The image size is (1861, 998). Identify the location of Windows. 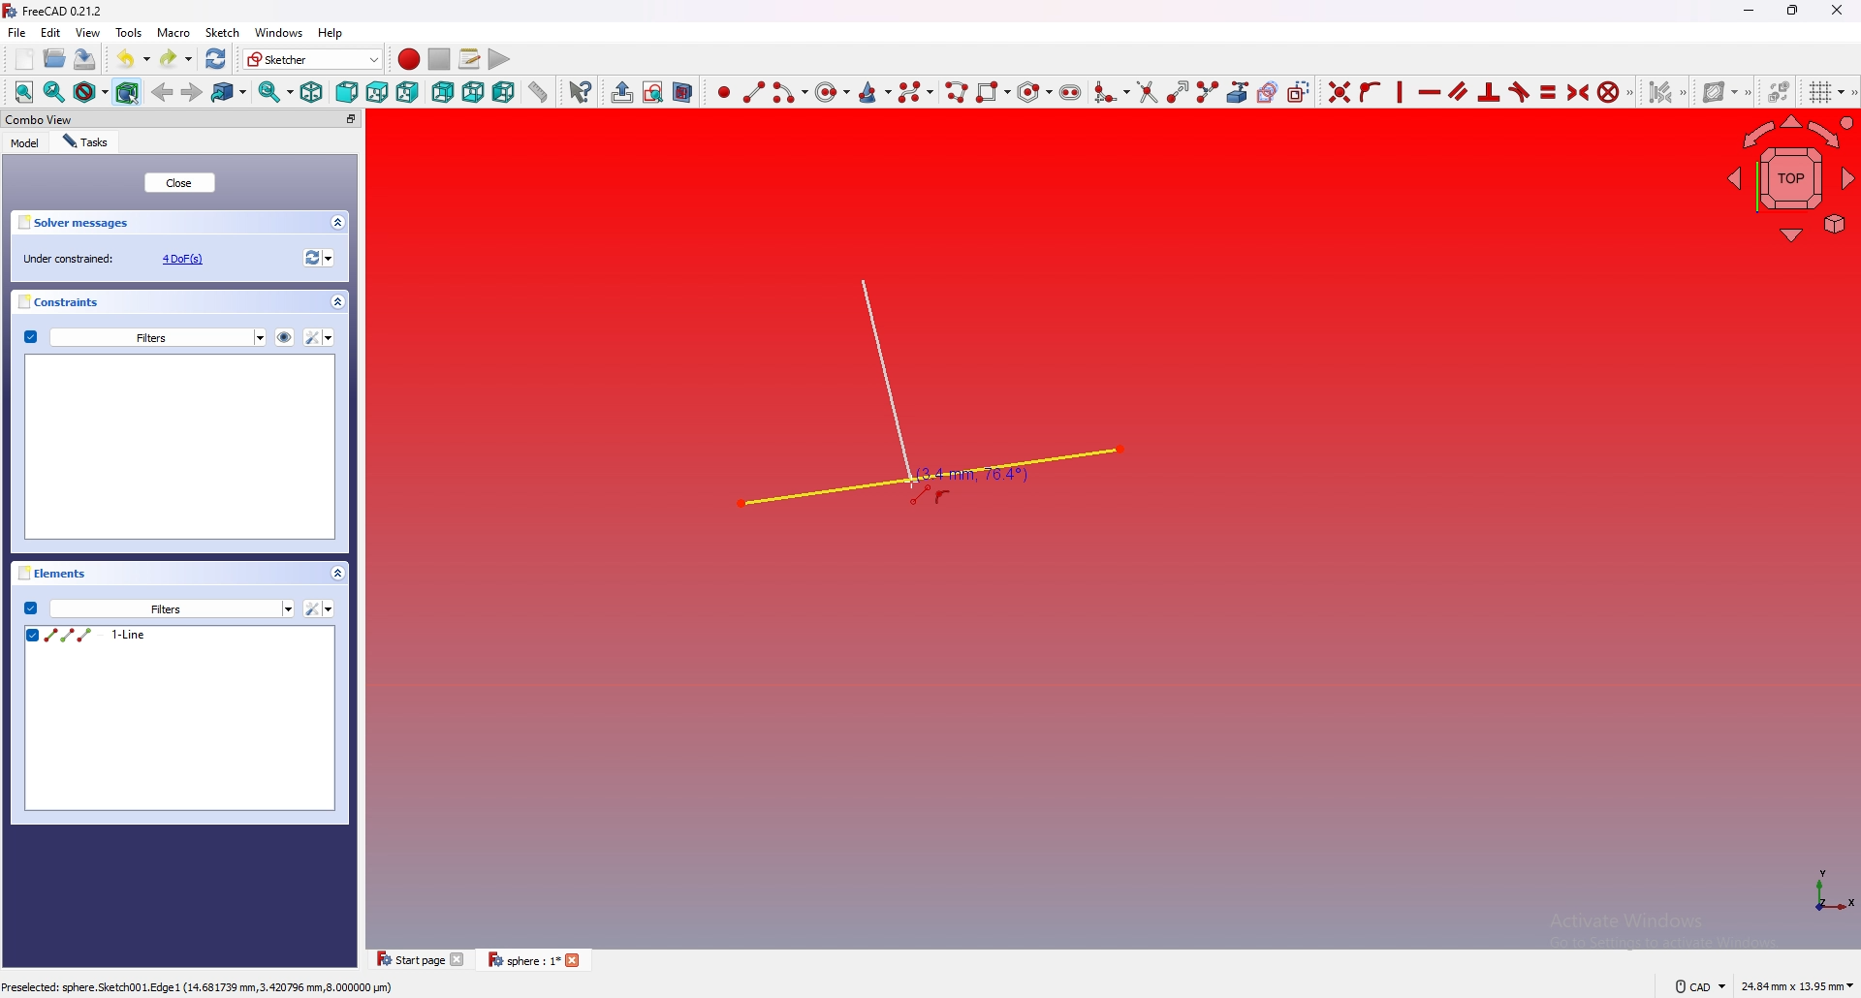
(279, 33).